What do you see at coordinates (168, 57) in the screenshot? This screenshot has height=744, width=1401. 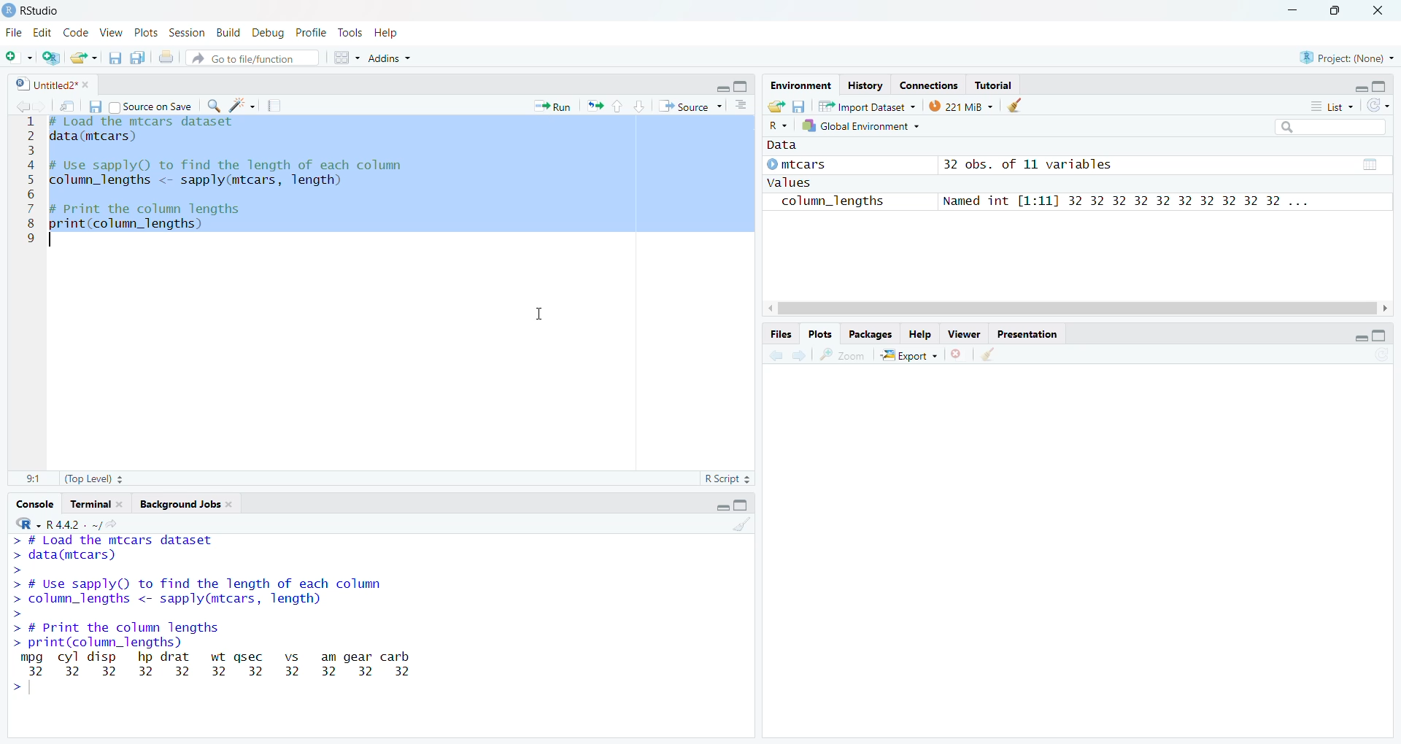 I see `Print` at bounding box center [168, 57].